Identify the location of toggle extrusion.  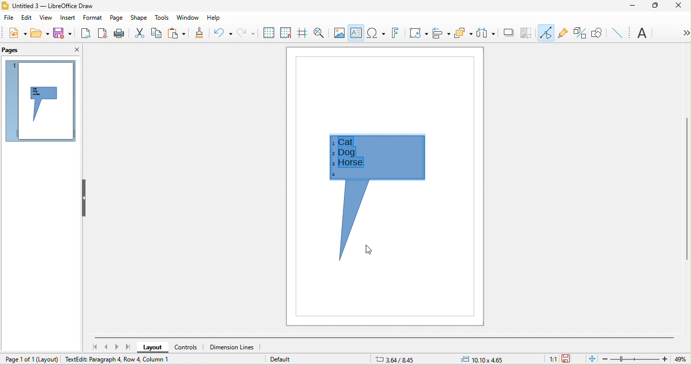
(580, 33).